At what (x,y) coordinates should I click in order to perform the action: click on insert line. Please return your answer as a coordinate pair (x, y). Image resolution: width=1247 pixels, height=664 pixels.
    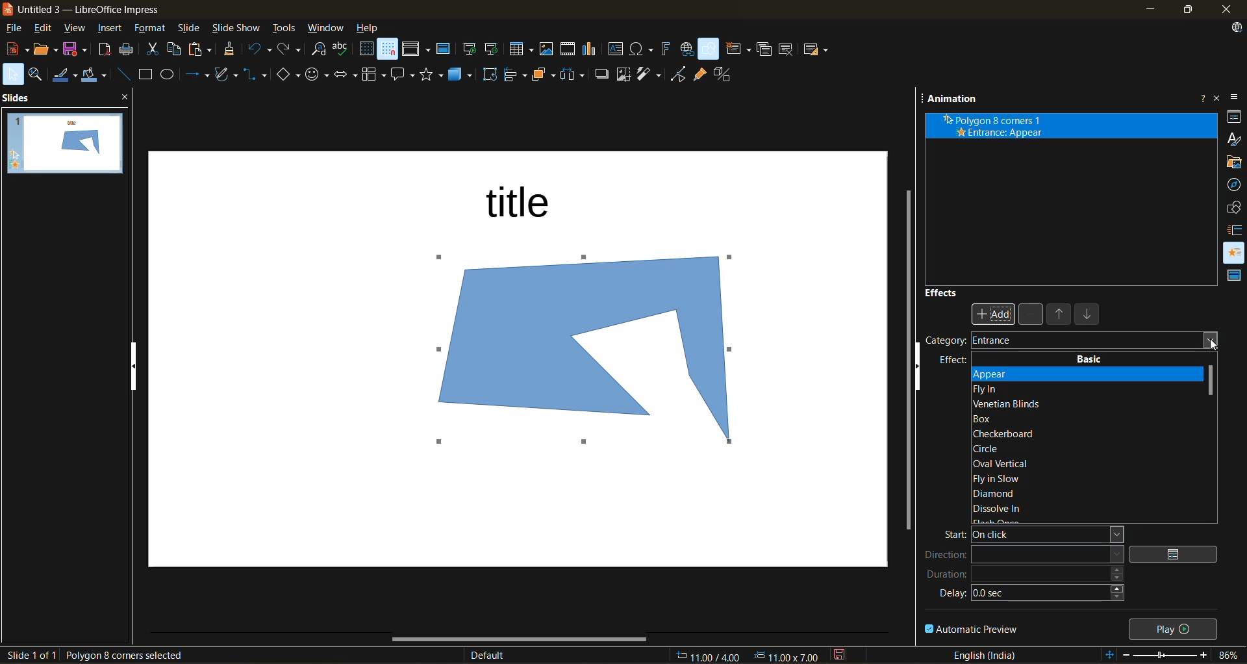
    Looking at the image, I should click on (124, 73).